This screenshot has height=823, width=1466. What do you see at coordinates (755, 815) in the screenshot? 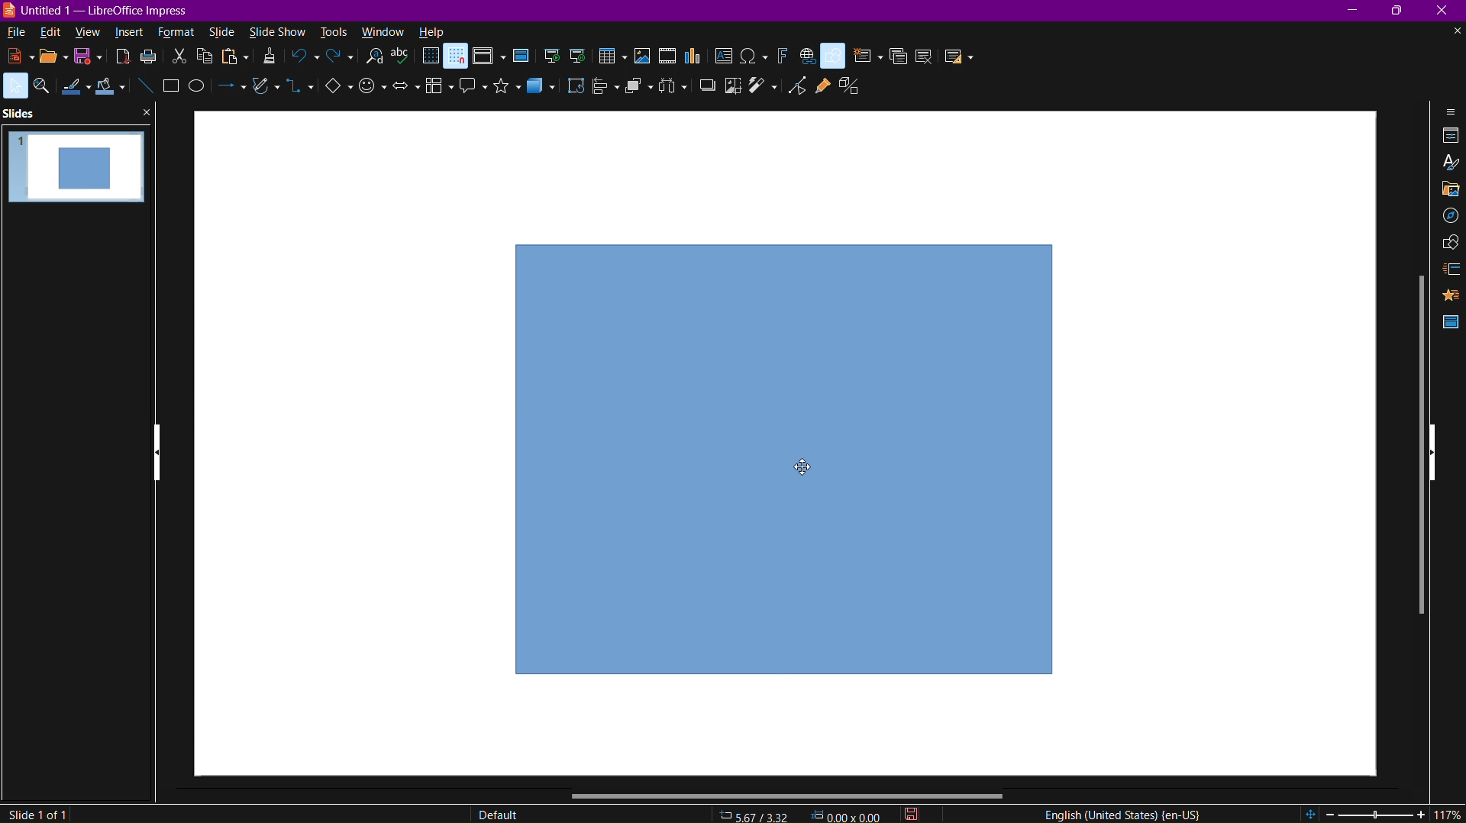
I see `Coordinates` at bounding box center [755, 815].